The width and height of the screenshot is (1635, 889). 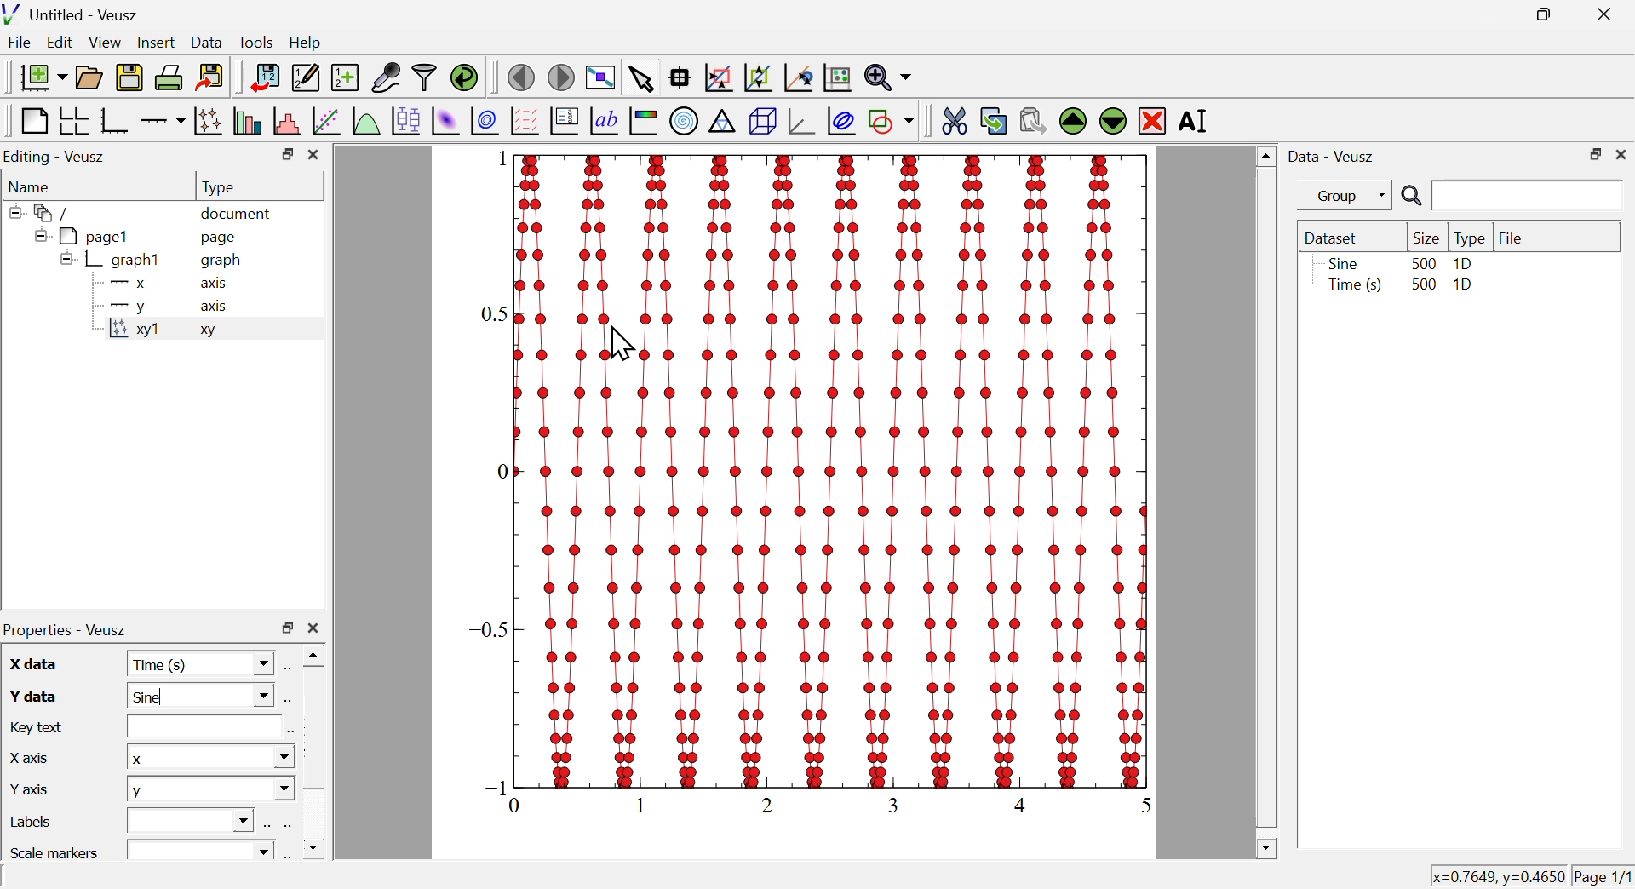 I want to click on plot covariance llipses, so click(x=844, y=121).